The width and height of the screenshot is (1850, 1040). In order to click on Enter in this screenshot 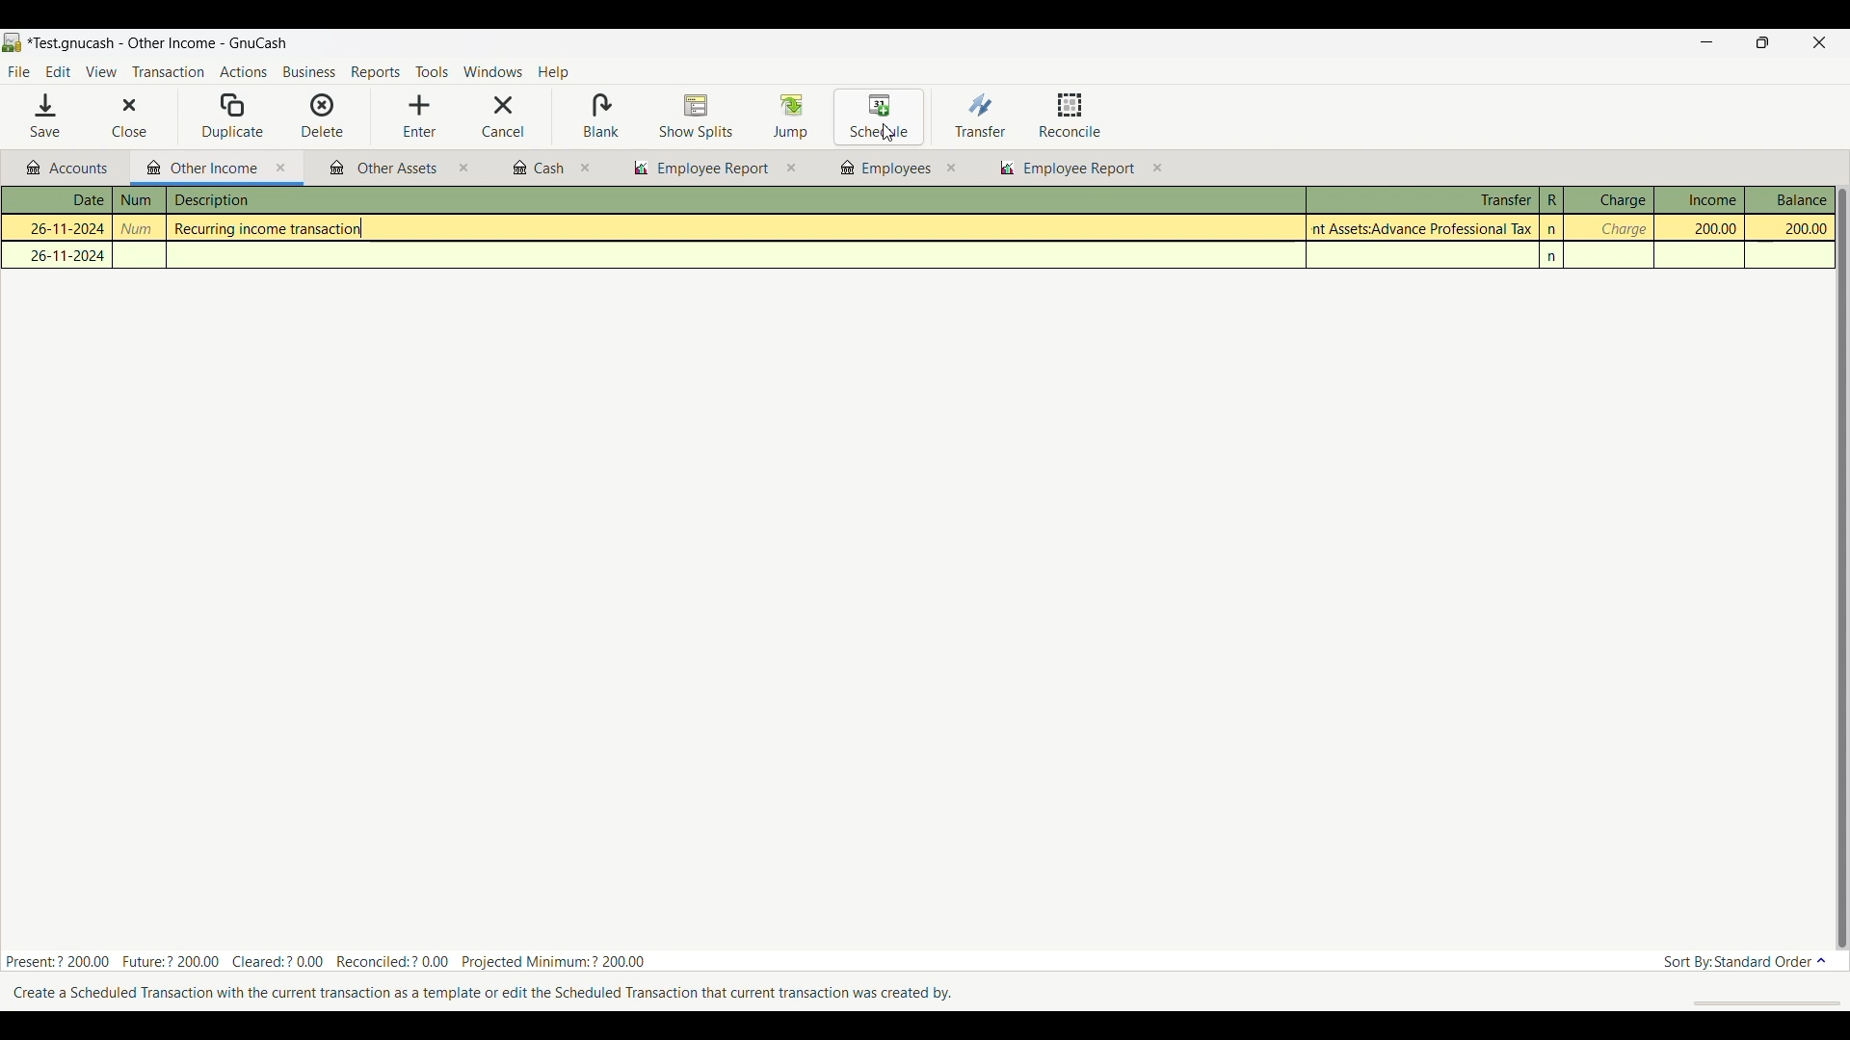, I will do `click(419, 117)`.